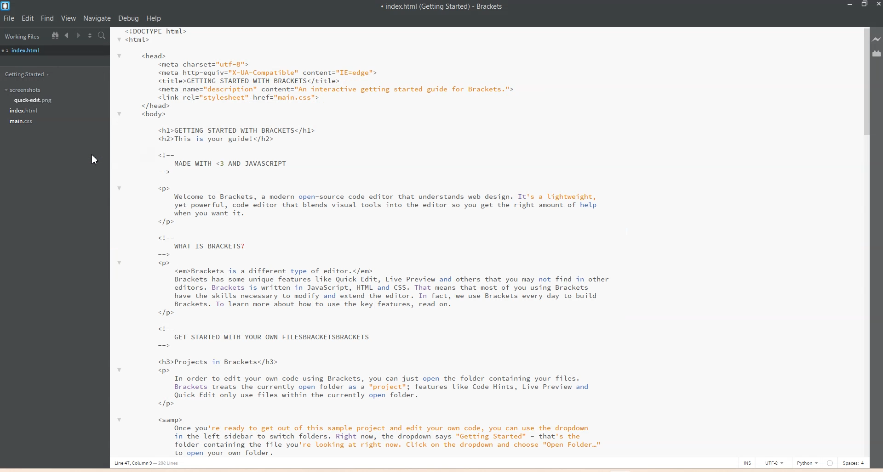 The image size is (883, 472). I want to click on Find in Files, so click(103, 35).